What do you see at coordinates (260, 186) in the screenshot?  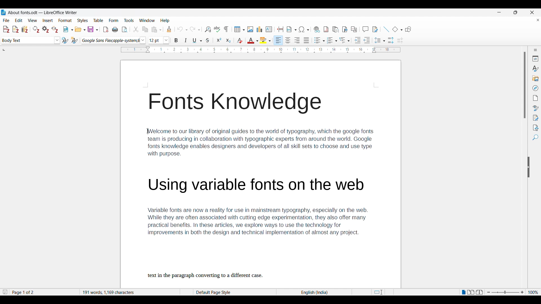 I see `Using Variable fonts on the web` at bounding box center [260, 186].